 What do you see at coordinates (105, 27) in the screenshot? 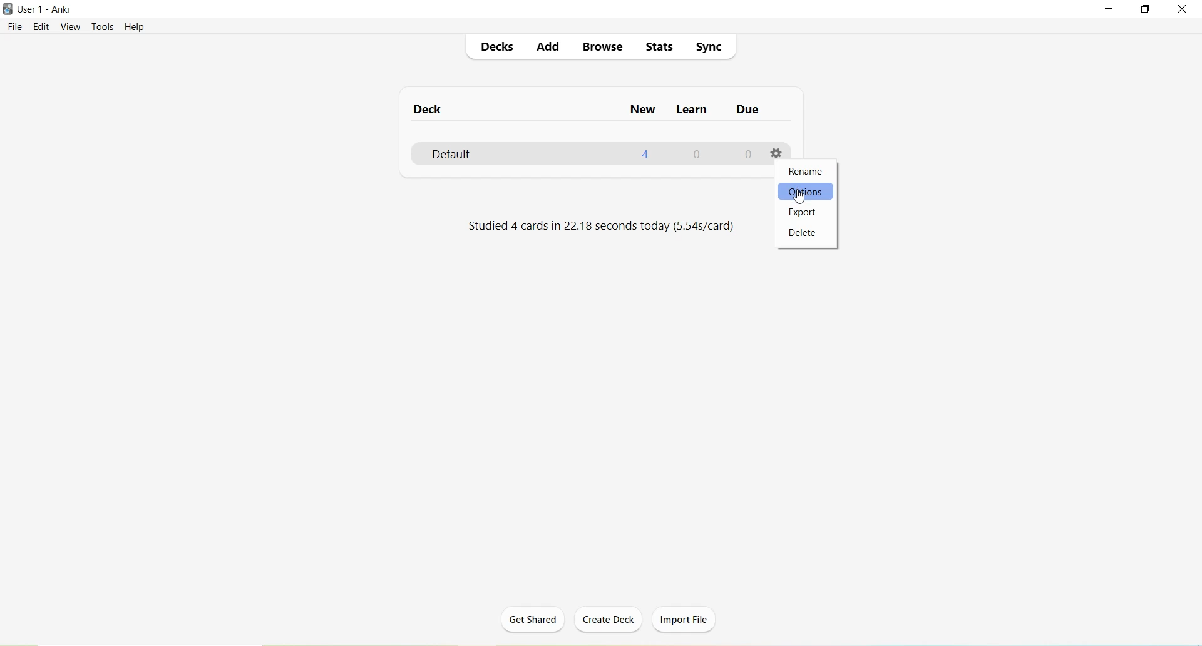
I see `Tools` at bounding box center [105, 27].